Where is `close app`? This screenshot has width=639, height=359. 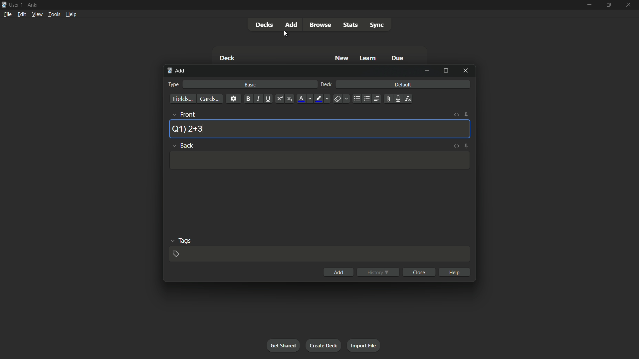
close app is located at coordinates (629, 5).